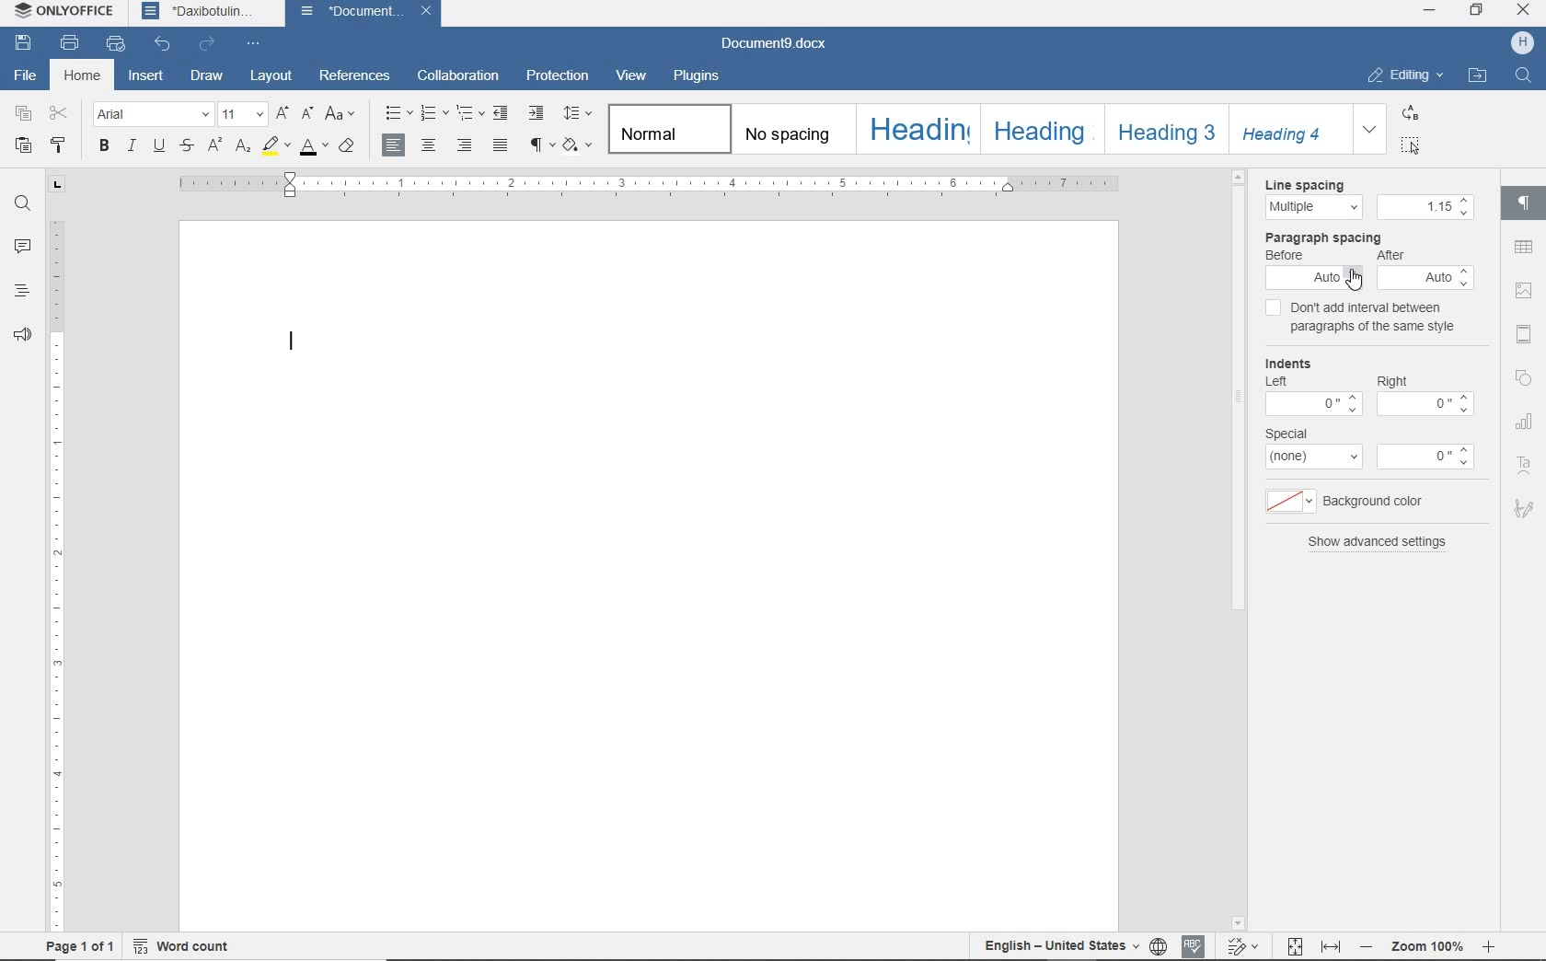 This screenshot has width=1546, height=961. Describe the element at coordinates (1426, 404) in the screenshot. I see `value` at that location.